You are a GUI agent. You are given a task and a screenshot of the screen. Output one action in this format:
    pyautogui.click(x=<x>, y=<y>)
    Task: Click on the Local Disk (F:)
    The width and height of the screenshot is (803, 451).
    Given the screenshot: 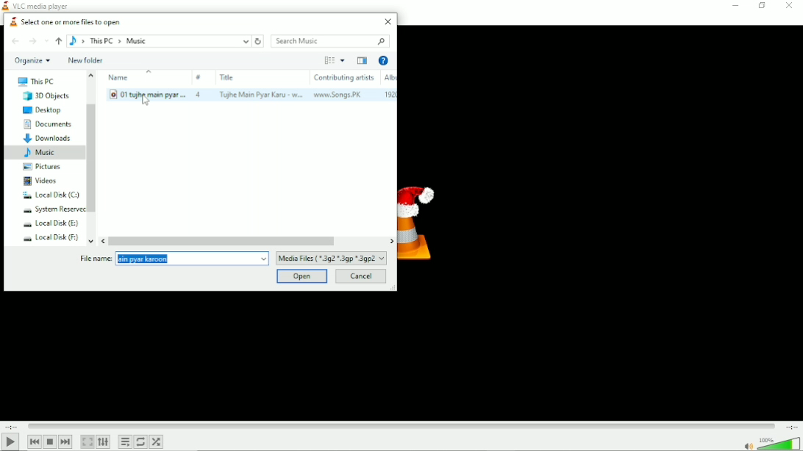 What is the action you would take?
    pyautogui.click(x=50, y=238)
    